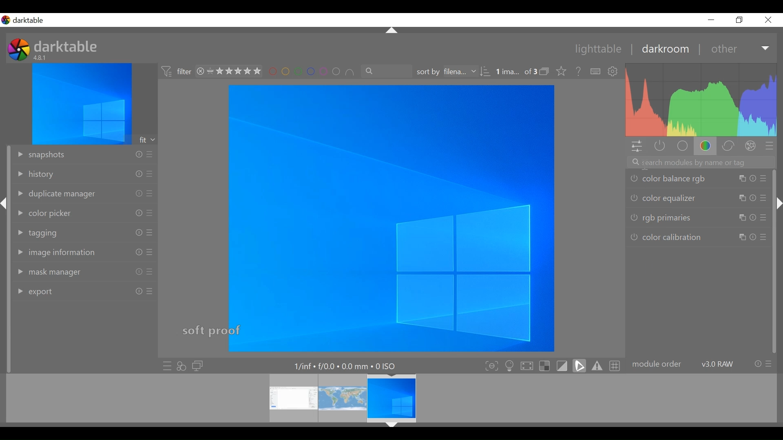 The height and width of the screenshot is (440, 783). What do you see at coordinates (67, 46) in the screenshot?
I see `darktable` at bounding box center [67, 46].